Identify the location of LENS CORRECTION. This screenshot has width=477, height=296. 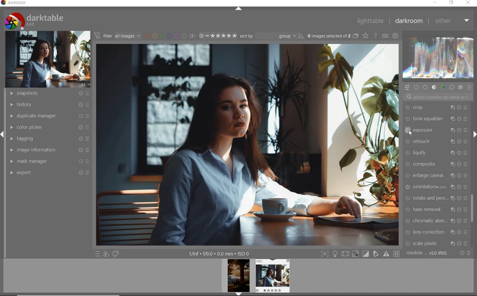
(436, 232).